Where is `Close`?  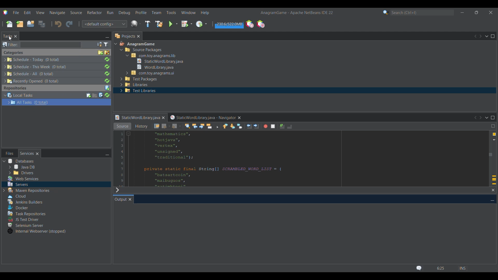 Close is located at coordinates (130, 199).